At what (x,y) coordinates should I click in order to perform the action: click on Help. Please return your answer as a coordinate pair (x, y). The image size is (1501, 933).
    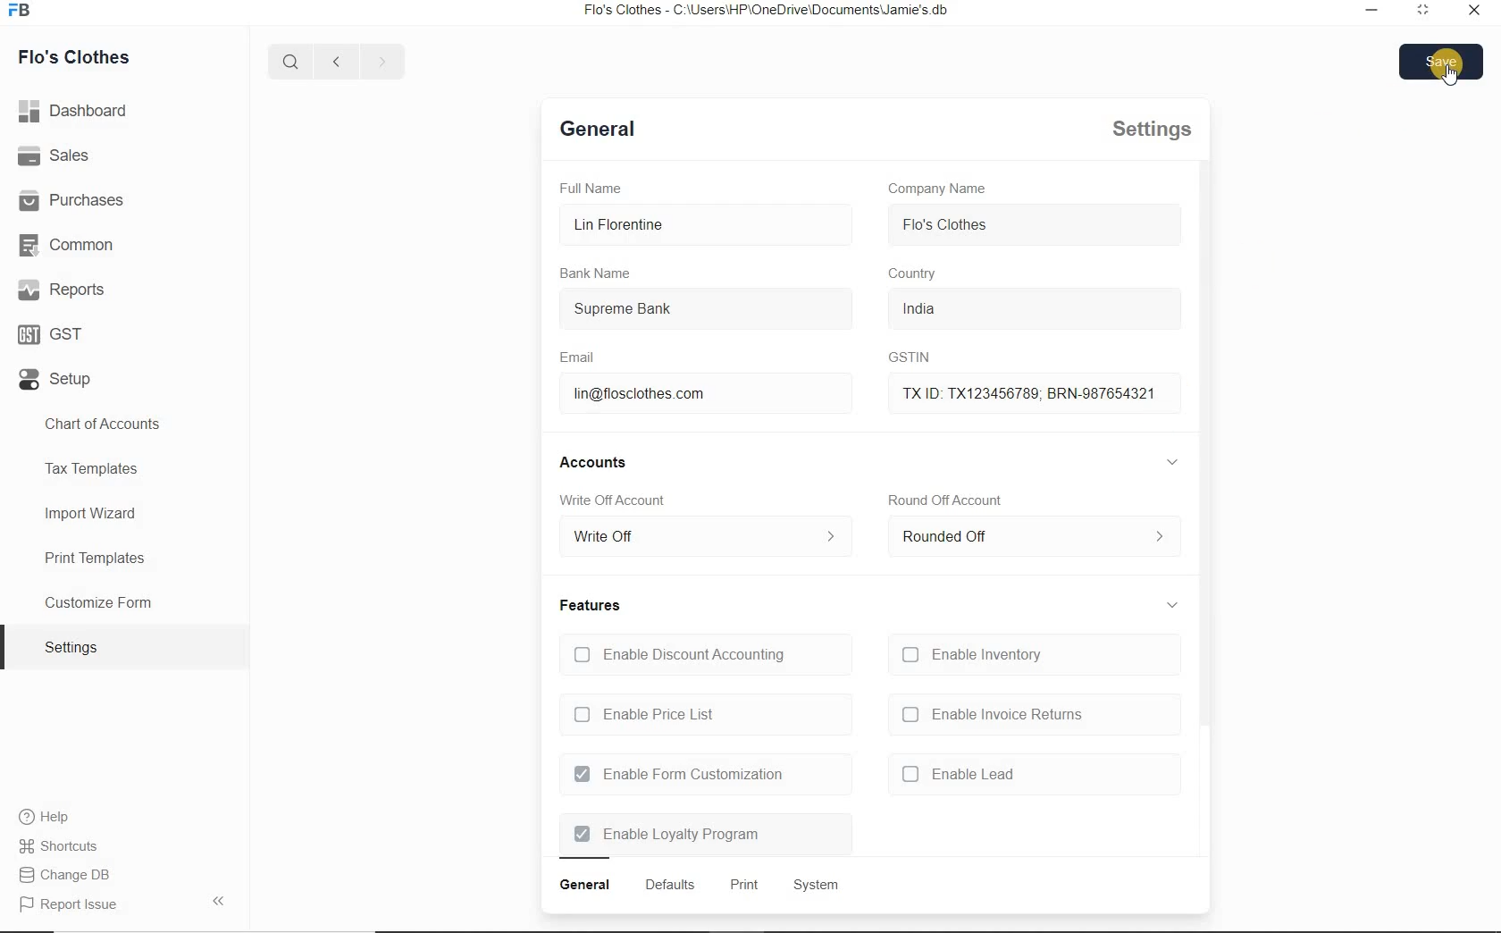
    Looking at the image, I should click on (50, 817).